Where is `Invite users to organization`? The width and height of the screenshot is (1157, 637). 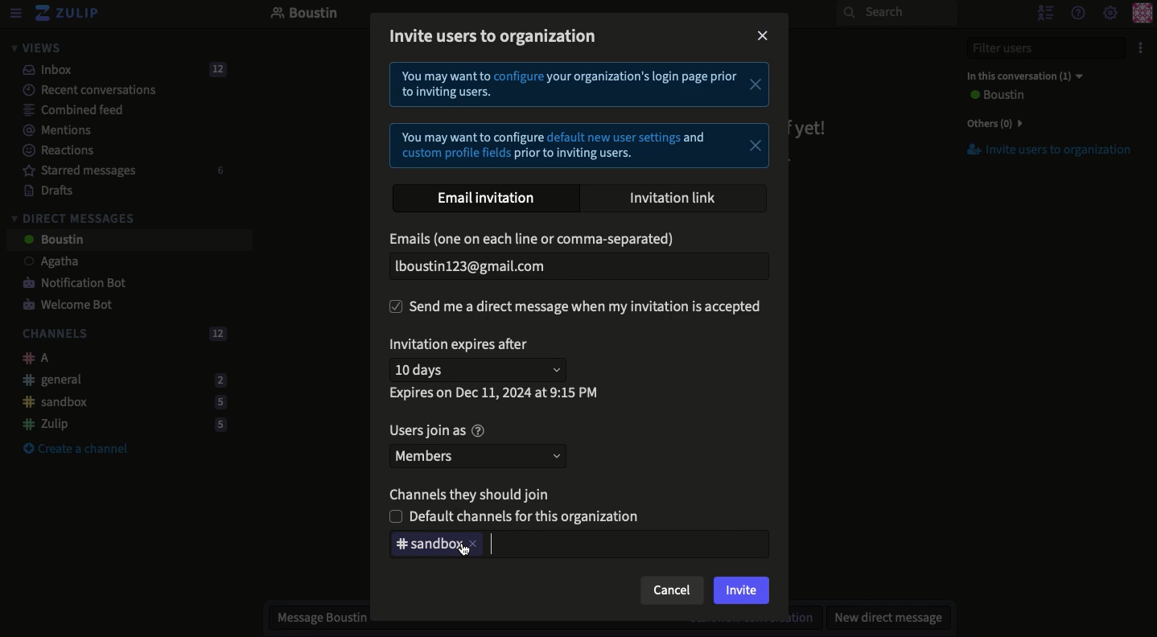 Invite users to organization is located at coordinates (1040, 150).